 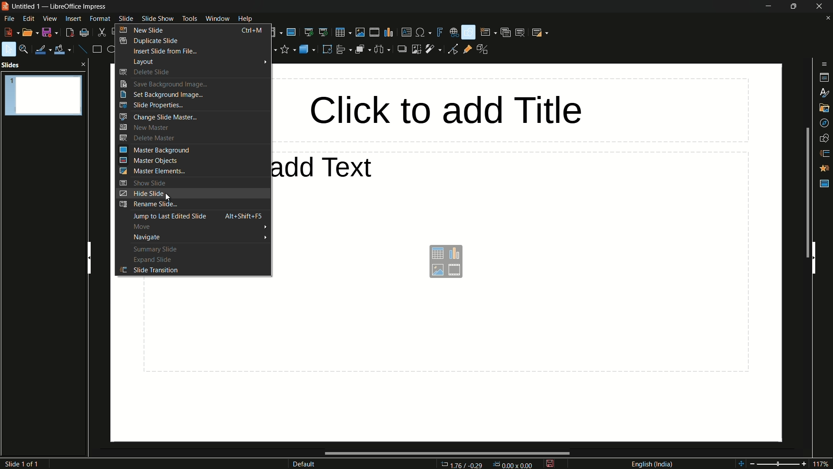 What do you see at coordinates (463, 464) in the screenshot?
I see `cursor position` at bounding box center [463, 464].